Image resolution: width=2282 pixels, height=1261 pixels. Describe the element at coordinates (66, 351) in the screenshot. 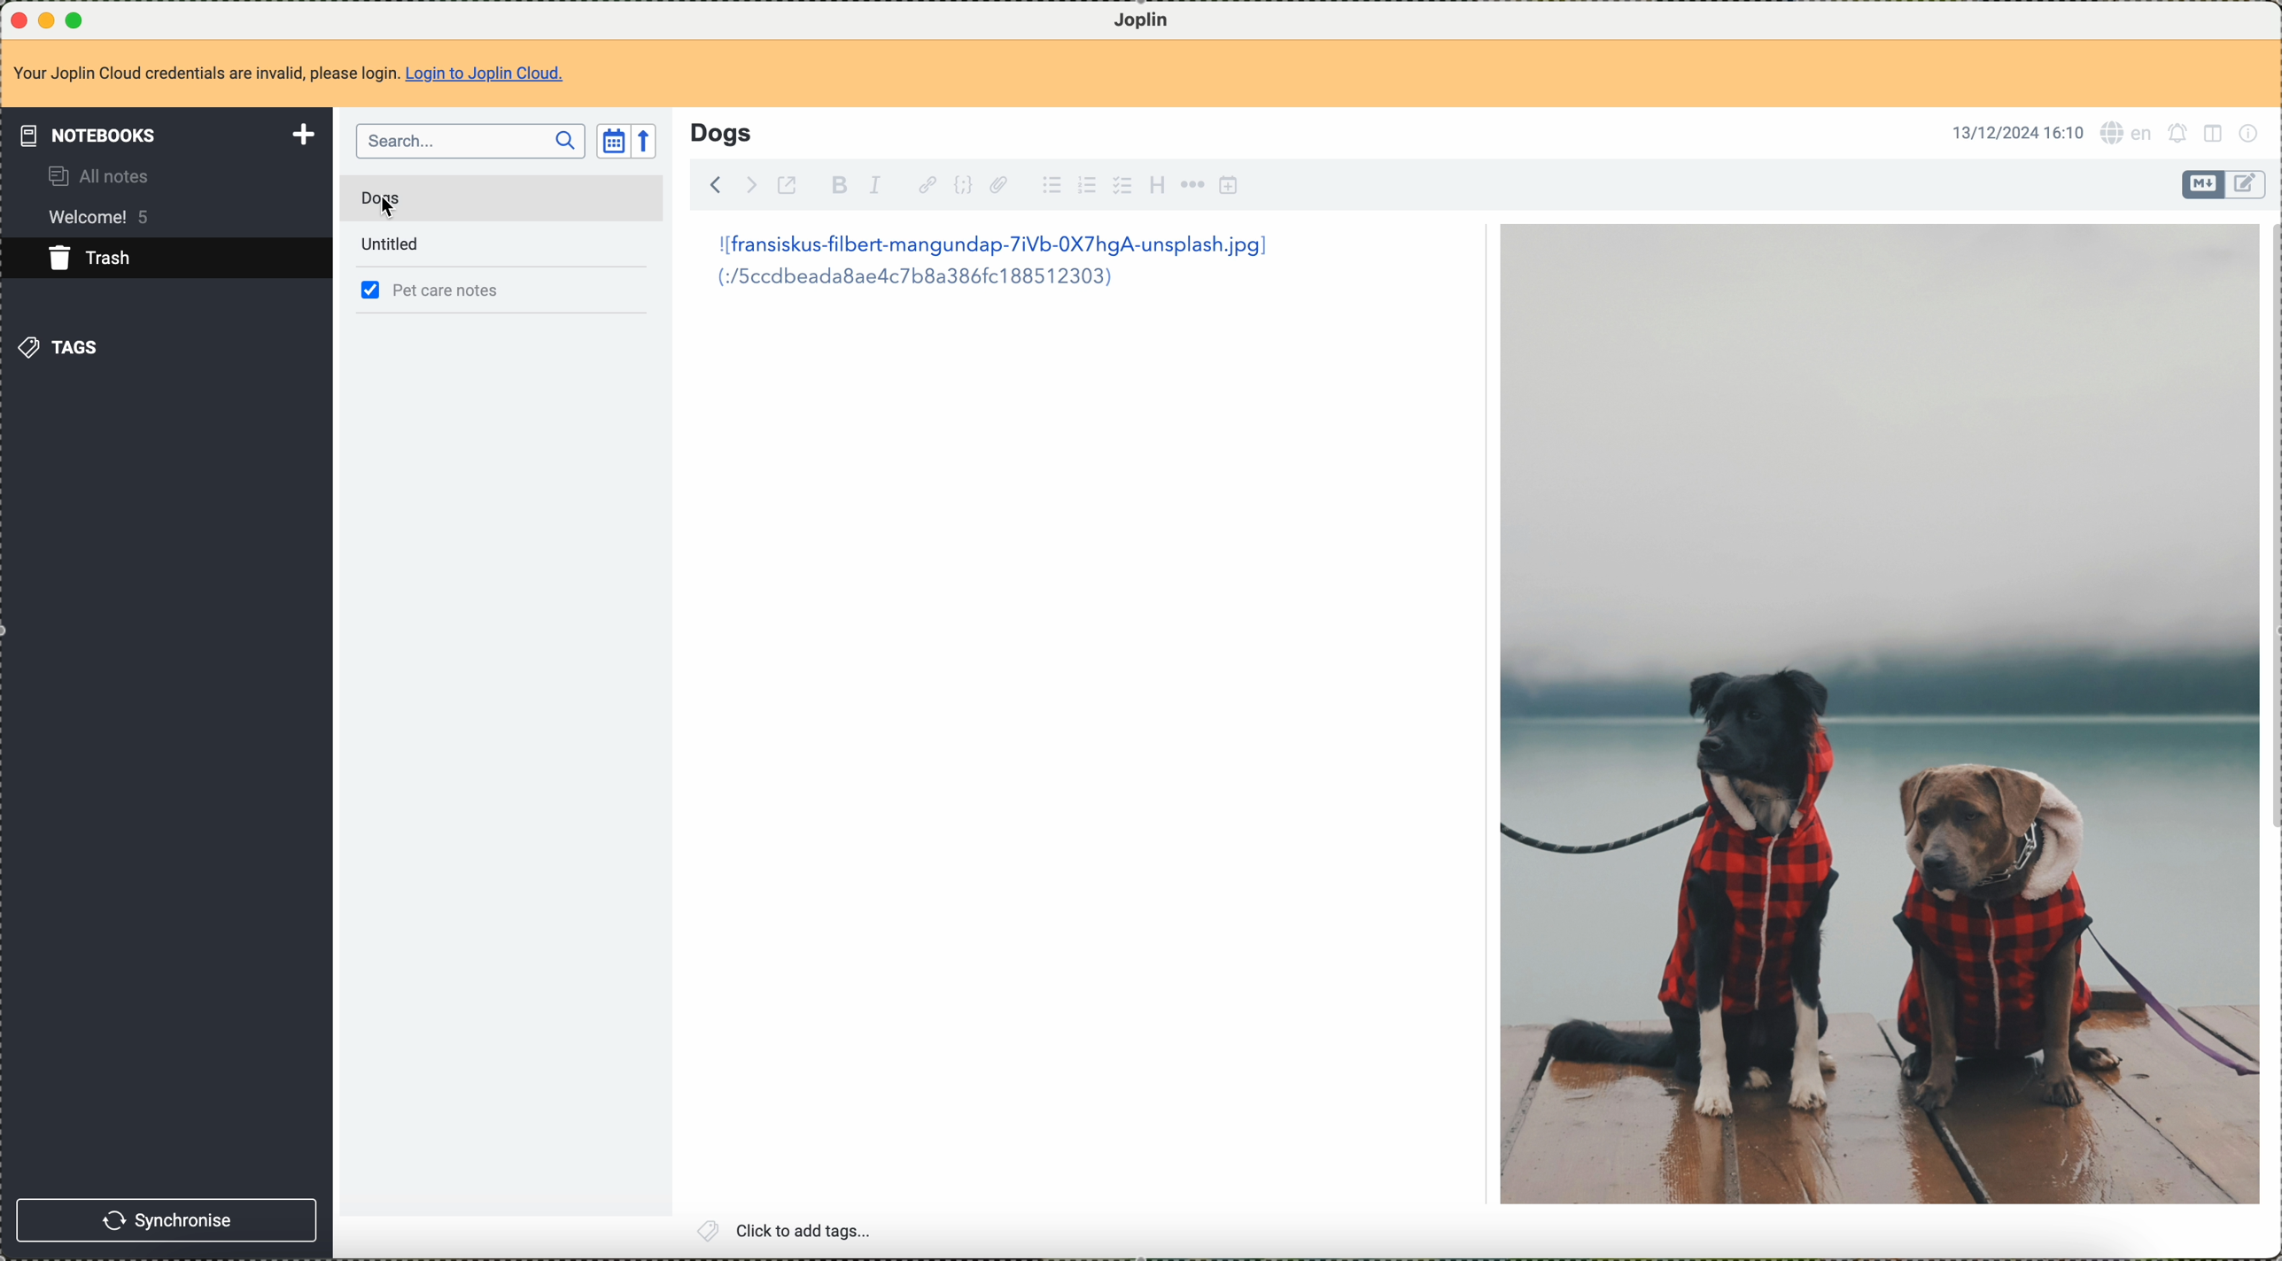

I see `tags` at that location.